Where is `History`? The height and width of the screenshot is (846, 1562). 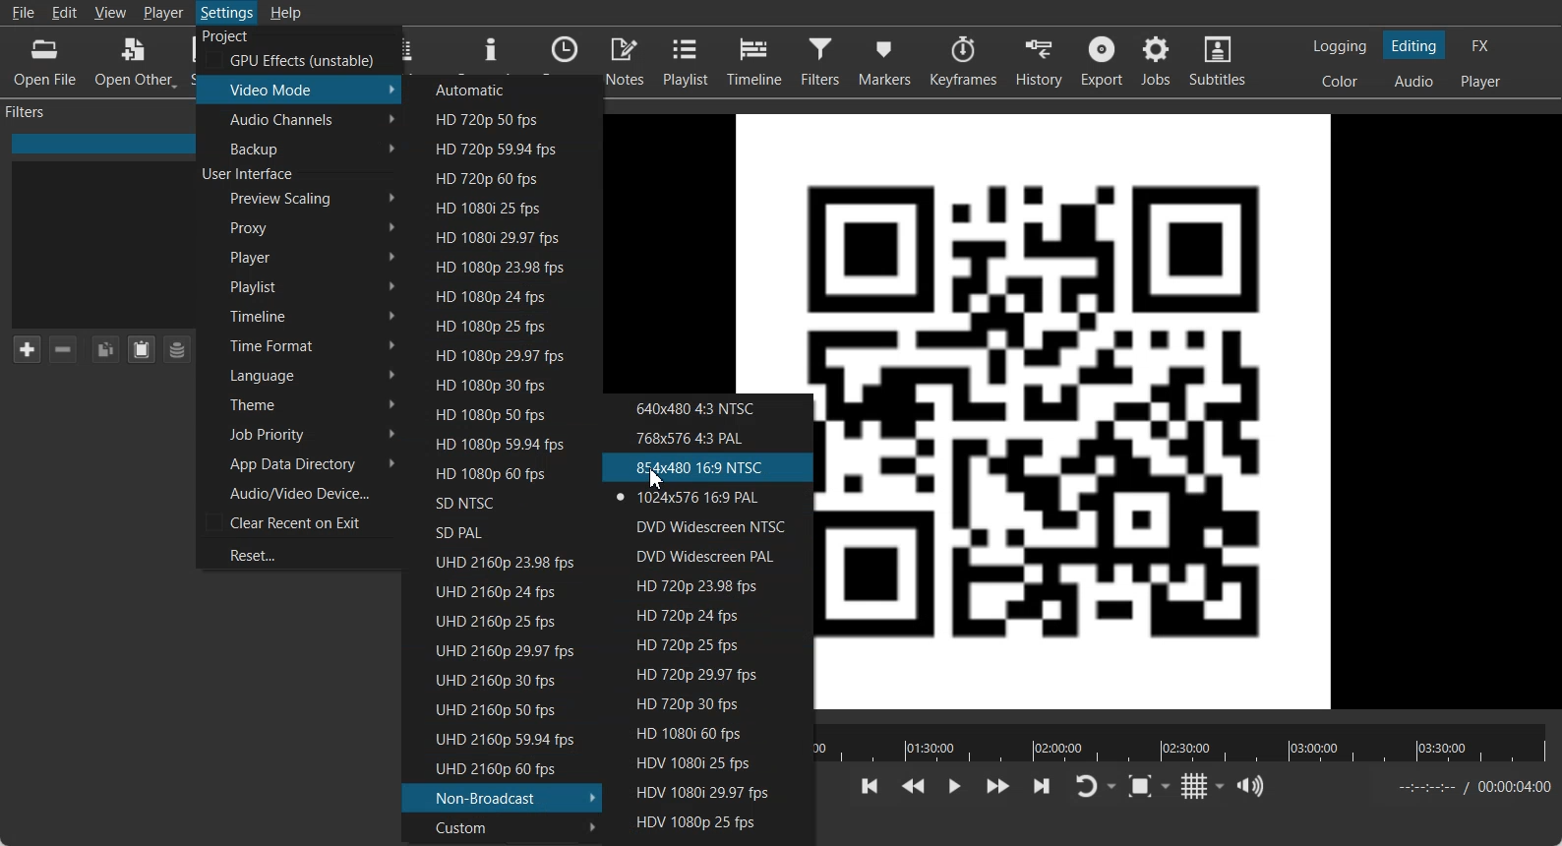 History is located at coordinates (1038, 61).